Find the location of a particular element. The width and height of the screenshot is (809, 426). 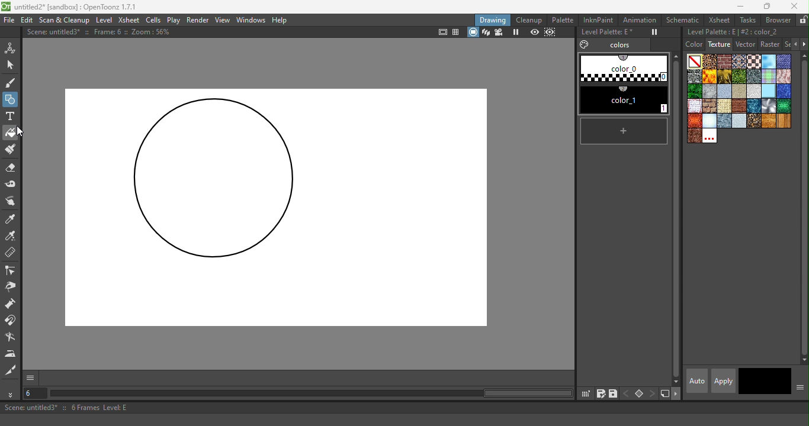

Cleanup is located at coordinates (529, 20).